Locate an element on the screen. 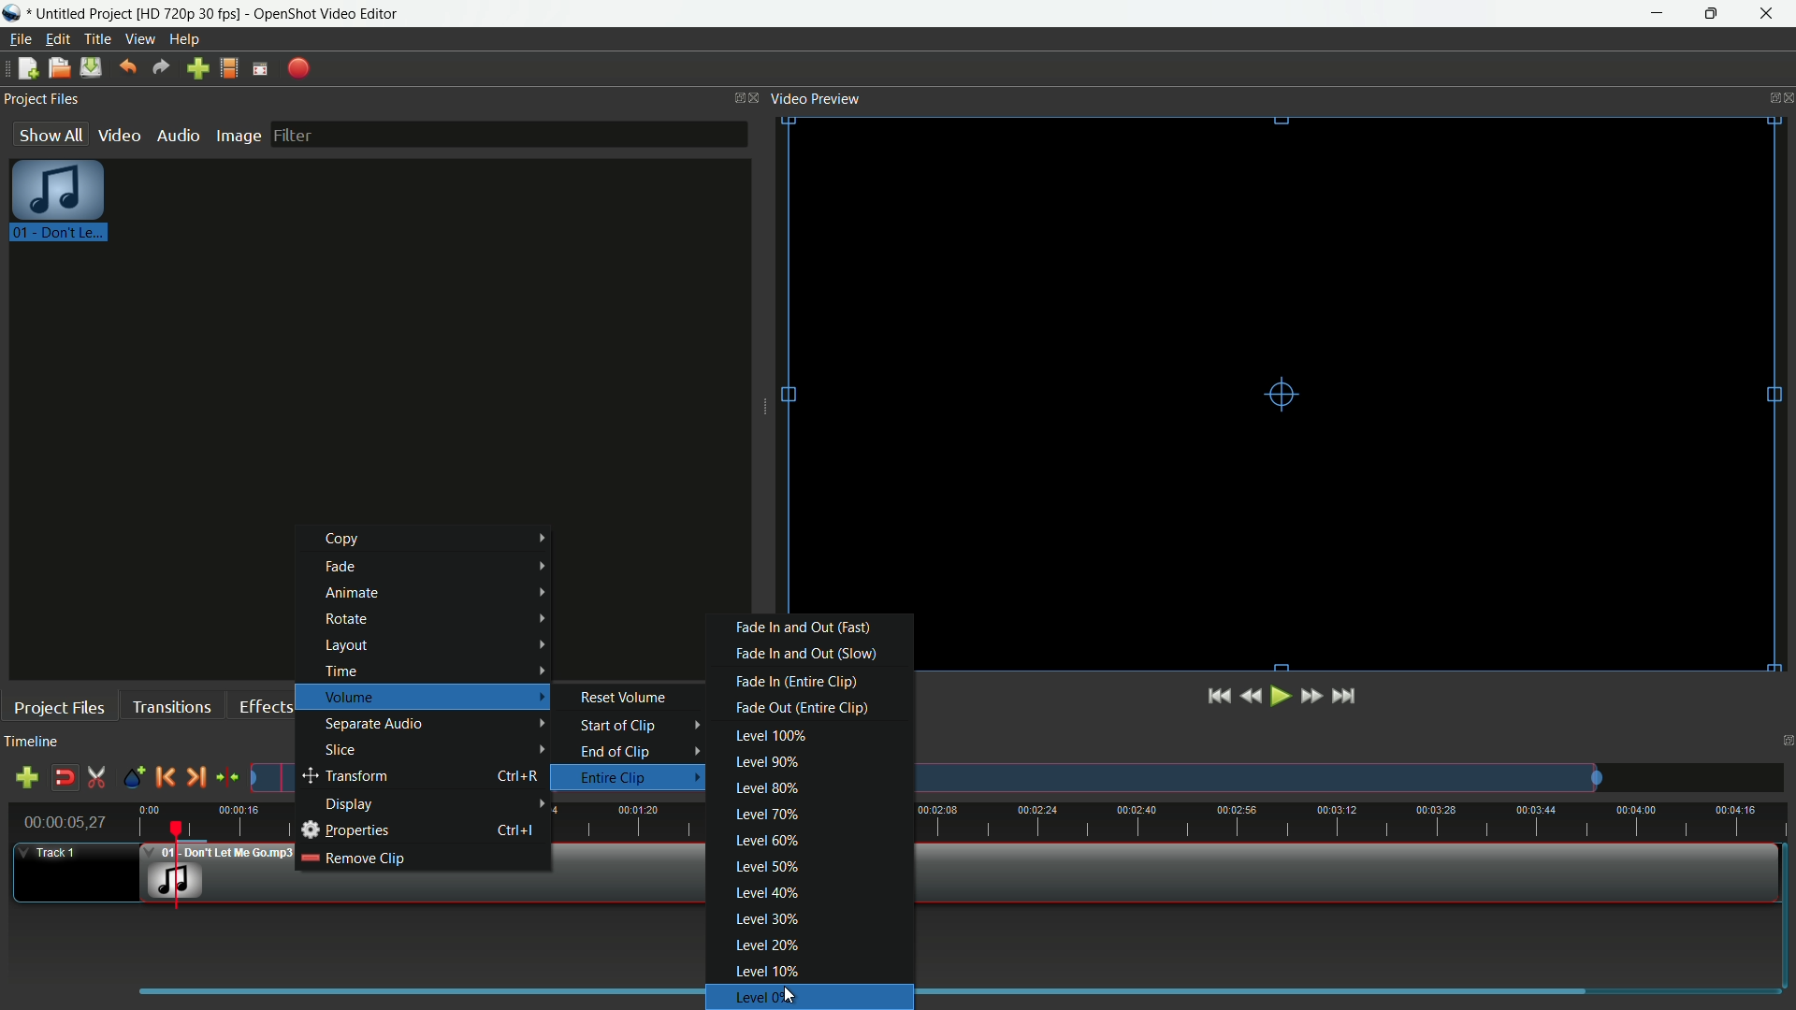  project files is located at coordinates (58, 706).